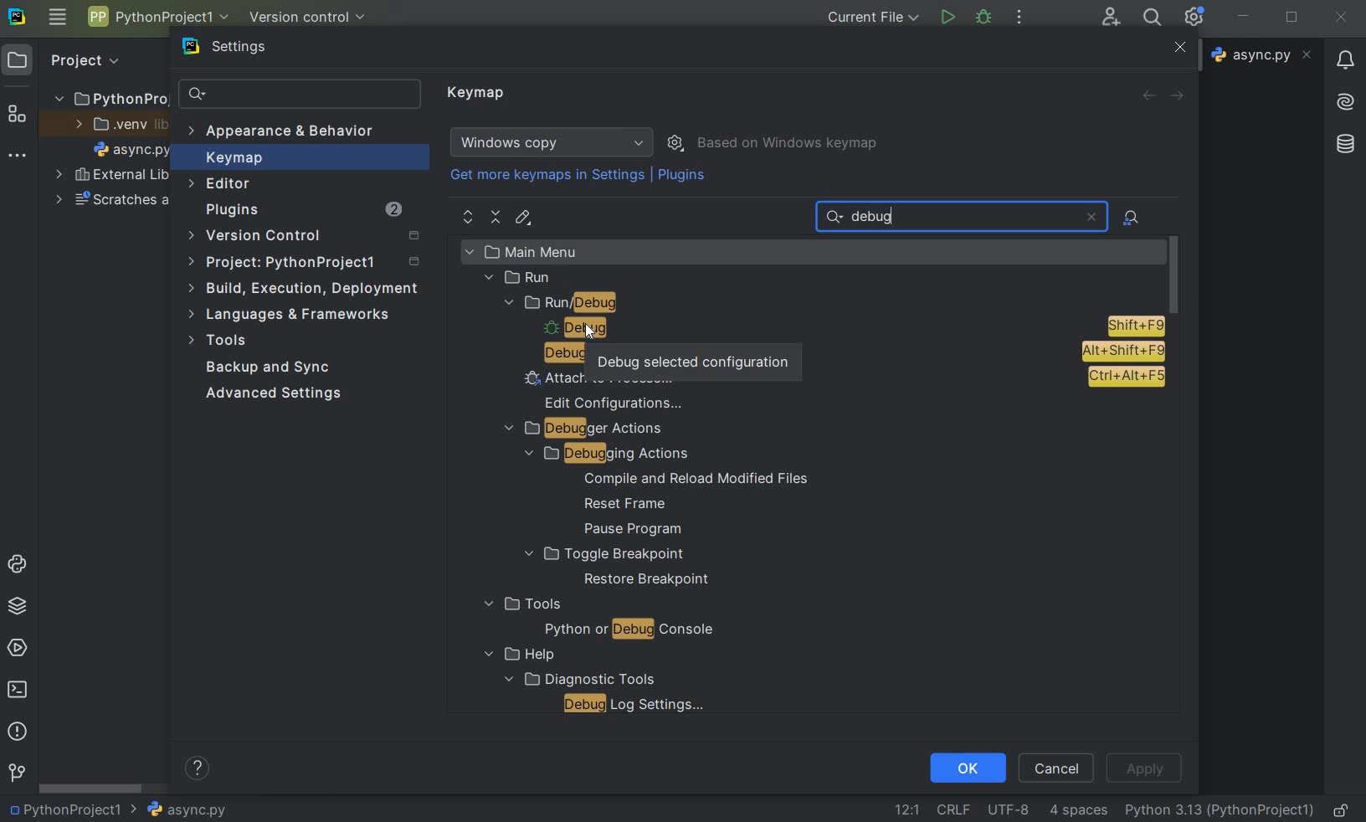  I want to click on help, so click(516, 655).